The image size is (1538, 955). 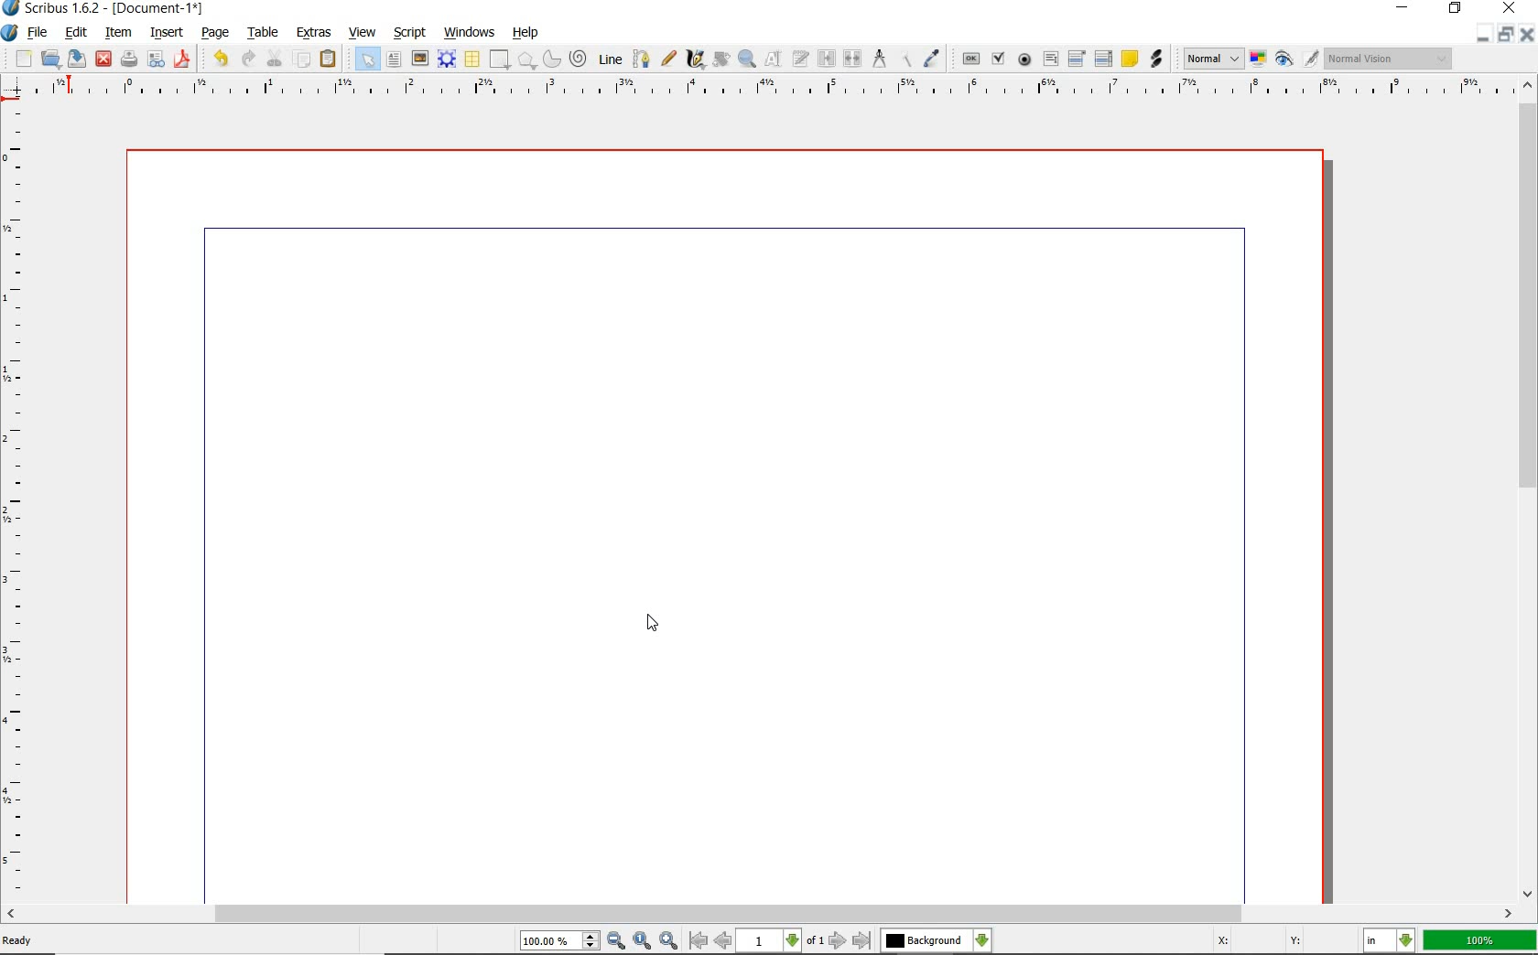 I want to click on link text frames, so click(x=824, y=60).